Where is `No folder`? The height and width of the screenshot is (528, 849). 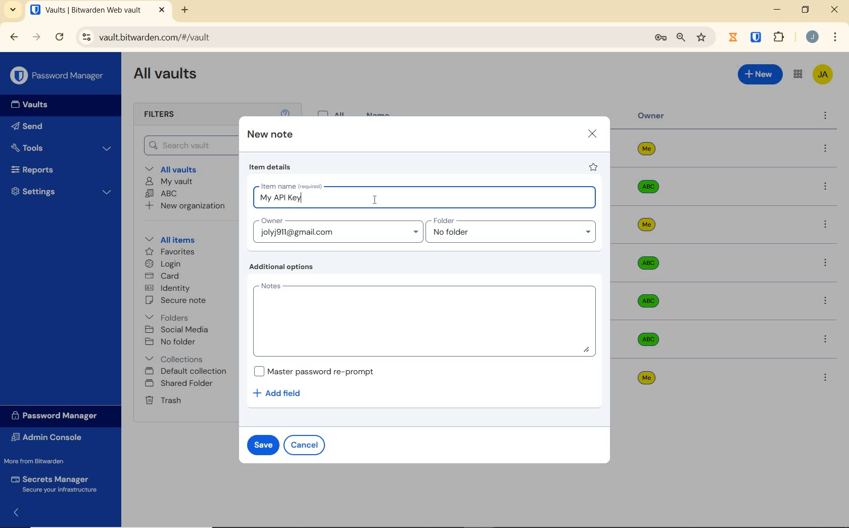
No folder is located at coordinates (172, 342).